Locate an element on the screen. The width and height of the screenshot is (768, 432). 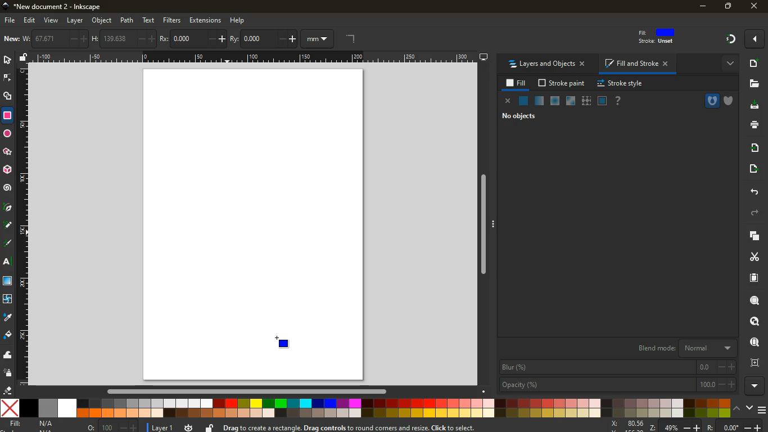
ice is located at coordinates (555, 100).